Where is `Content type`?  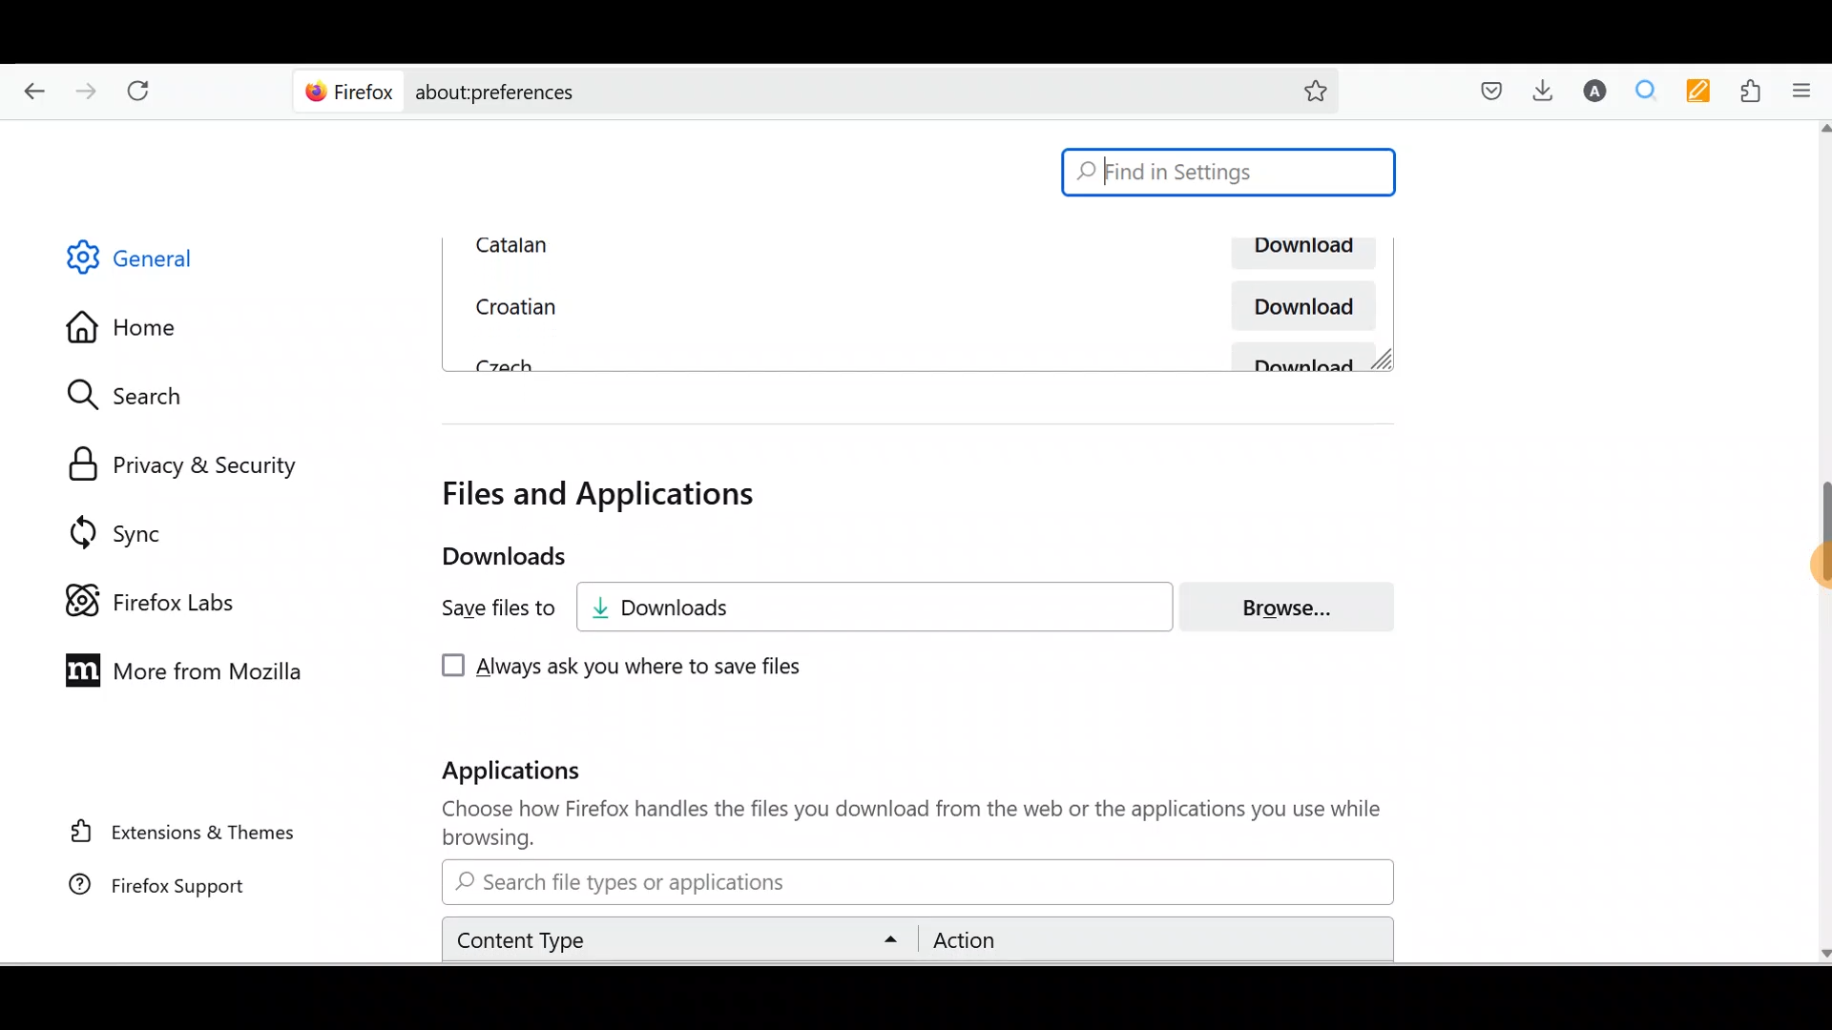 Content type is located at coordinates (682, 938).